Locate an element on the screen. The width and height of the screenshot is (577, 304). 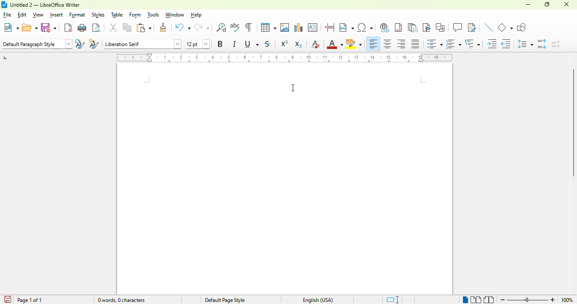
copy is located at coordinates (127, 27).